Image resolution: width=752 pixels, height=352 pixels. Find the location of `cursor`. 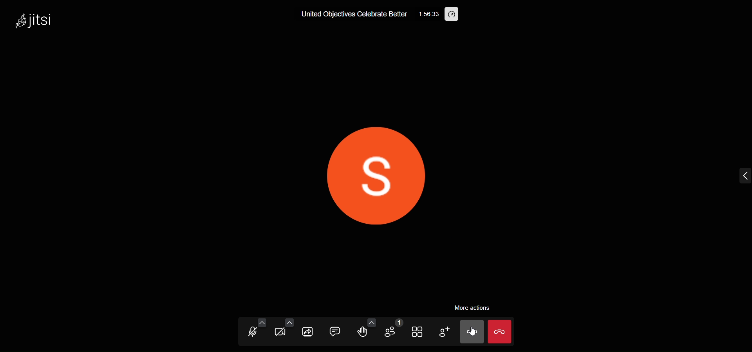

cursor is located at coordinates (473, 330).